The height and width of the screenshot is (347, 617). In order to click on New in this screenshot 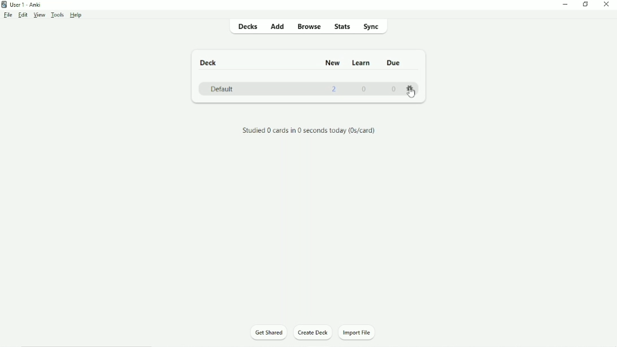, I will do `click(332, 63)`.